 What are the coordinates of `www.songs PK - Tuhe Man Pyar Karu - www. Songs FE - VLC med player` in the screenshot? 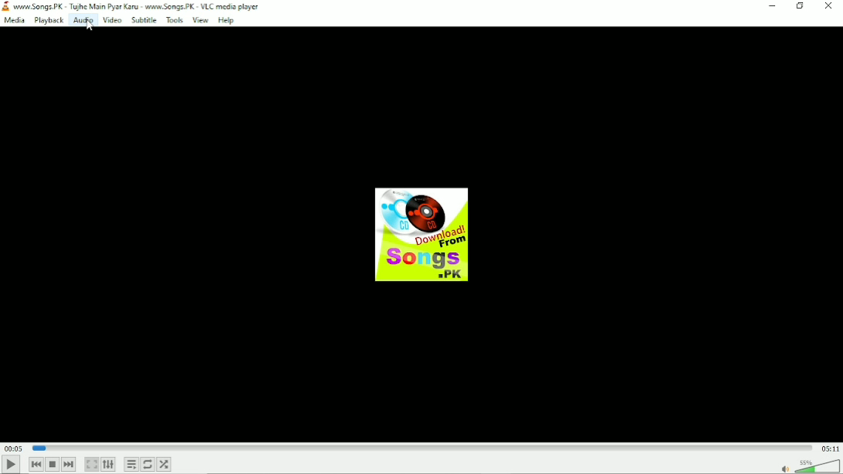 It's located at (144, 5).